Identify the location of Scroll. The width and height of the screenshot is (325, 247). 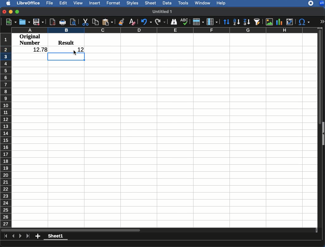
(320, 127).